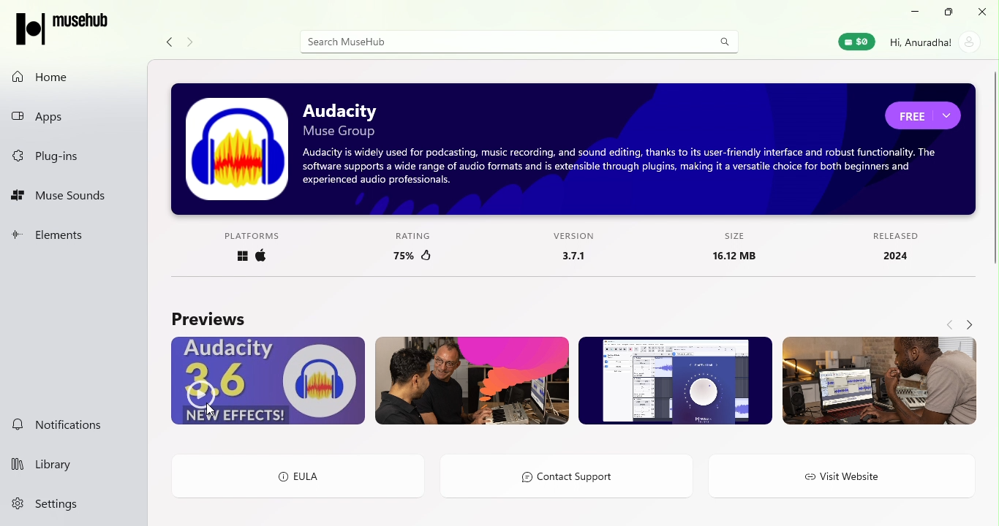 The image size is (999, 526). Describe the element at coordinates (70, 508) in the screenshot. I see `Settings` at that location.